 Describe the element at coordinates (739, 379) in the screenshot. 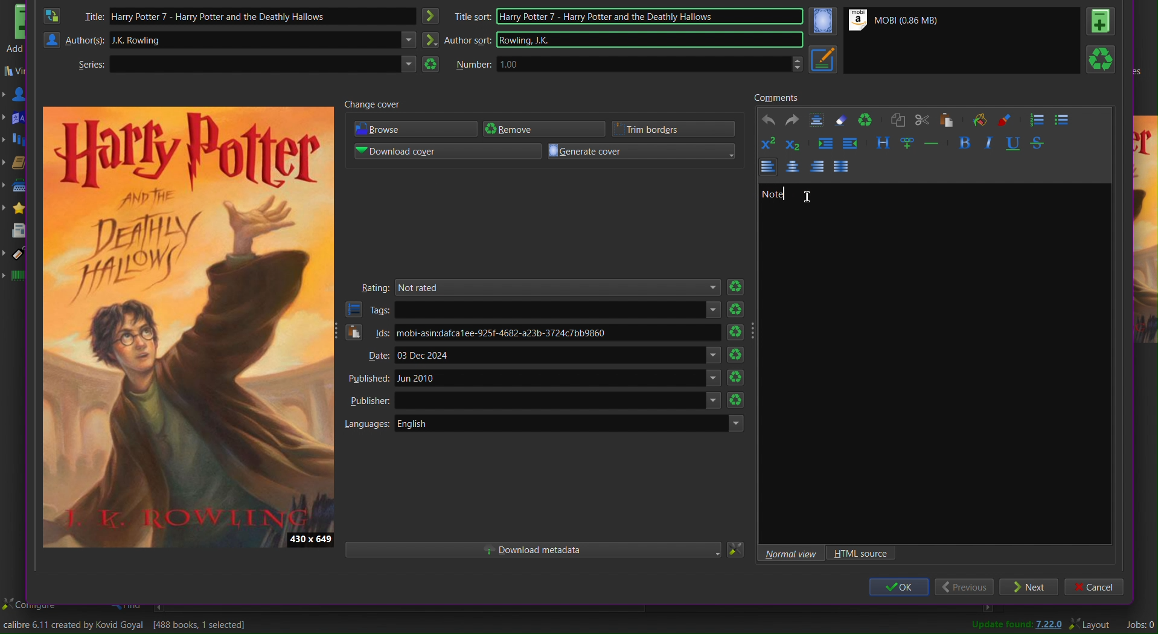

I see `Refresh` at that location.